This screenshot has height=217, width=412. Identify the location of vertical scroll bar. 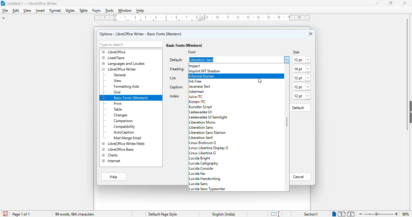
(286, 122).